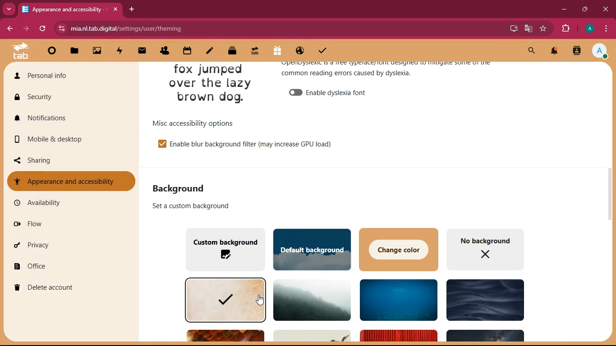 The image size is (616, 346). I want to click on options, so click(196, 121).